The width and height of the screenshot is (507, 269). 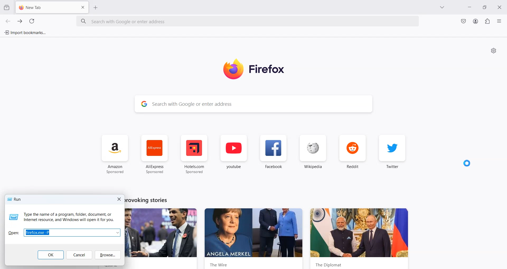 What do you see at coordinates (25, 32) in the screenshot?
I see `Import bookmarks` at bounding box center [25, 32].